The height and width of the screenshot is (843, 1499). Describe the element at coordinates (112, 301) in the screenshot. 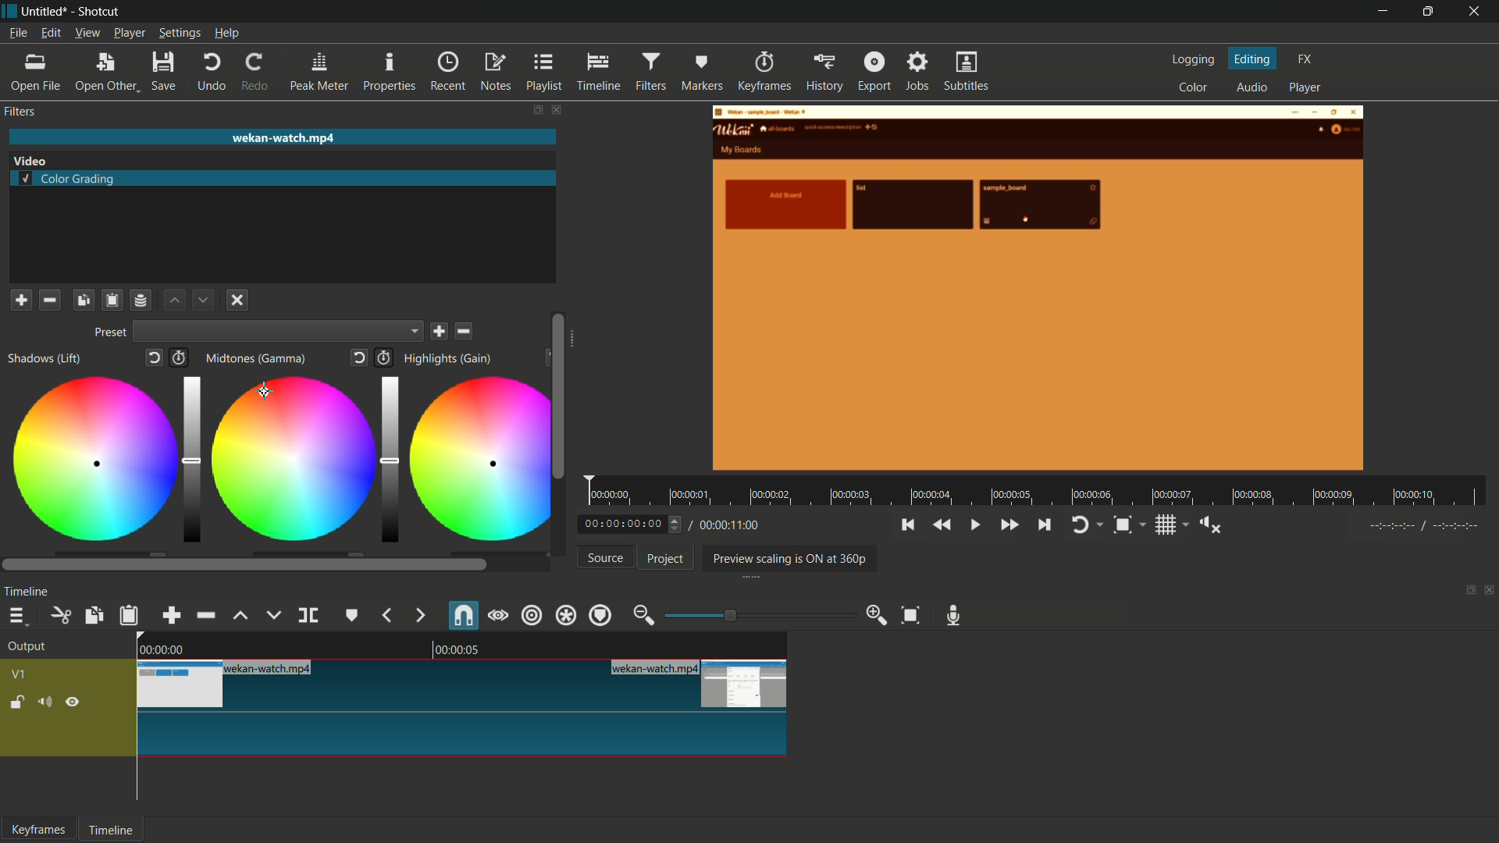

I see `paste filters` at that location.